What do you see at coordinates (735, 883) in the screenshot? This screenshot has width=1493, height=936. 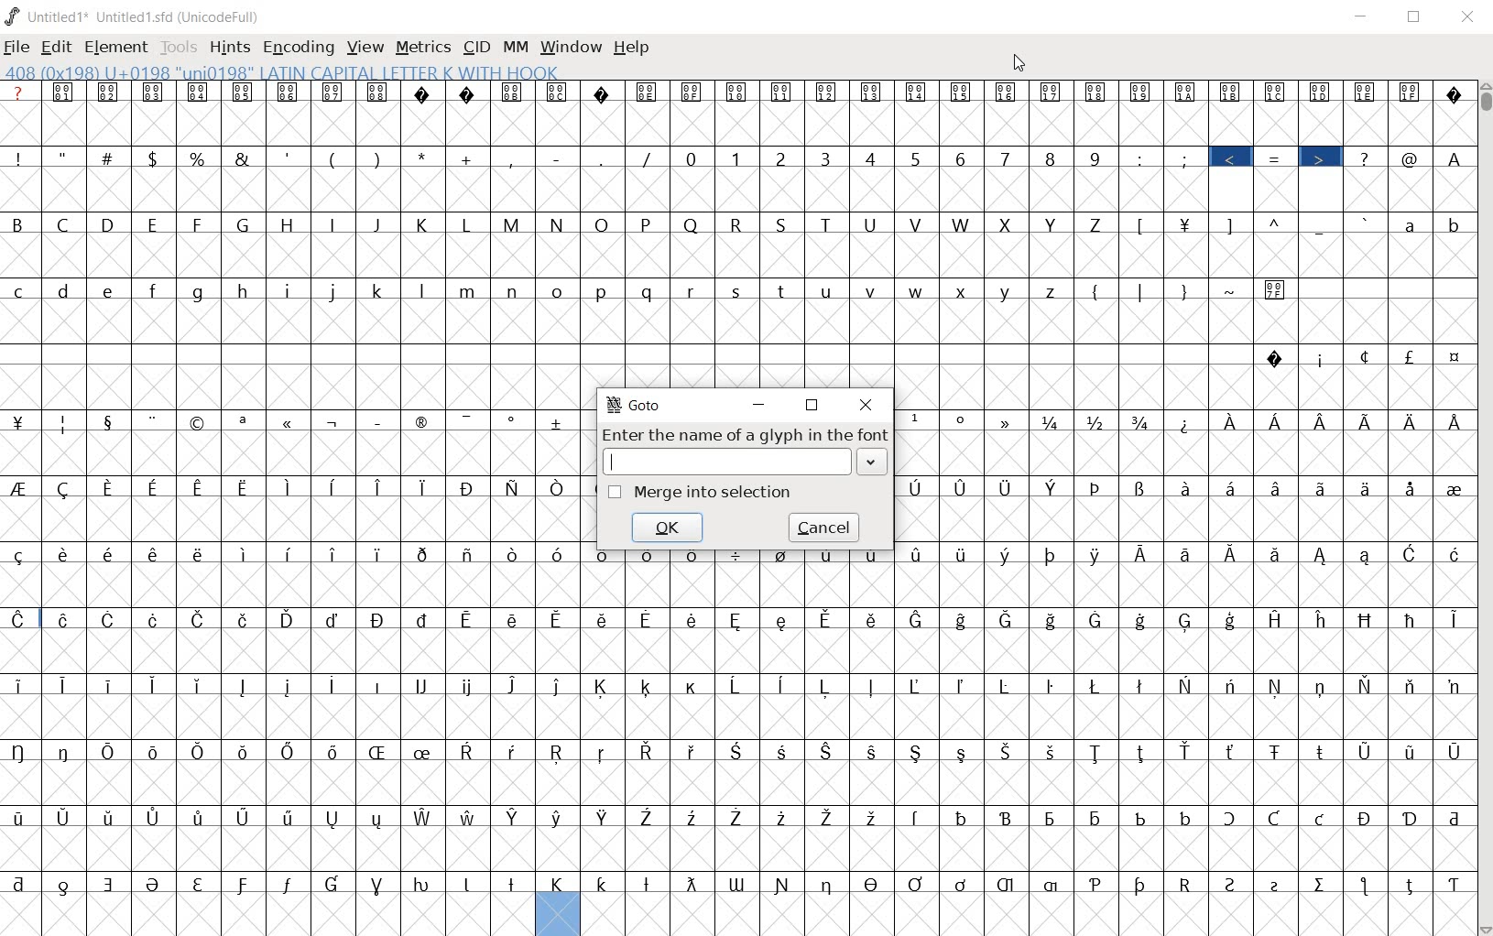 I see `special letters` at bounding box center [735, 883].